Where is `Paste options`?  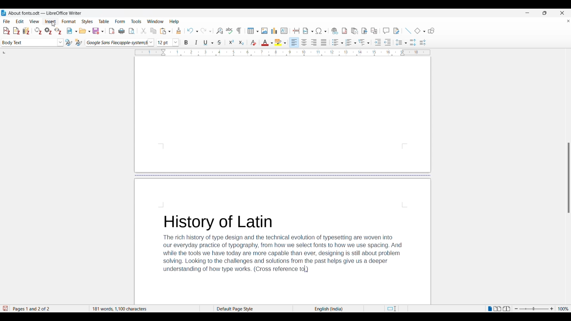
Paste options is located at coordinates (165, 31).